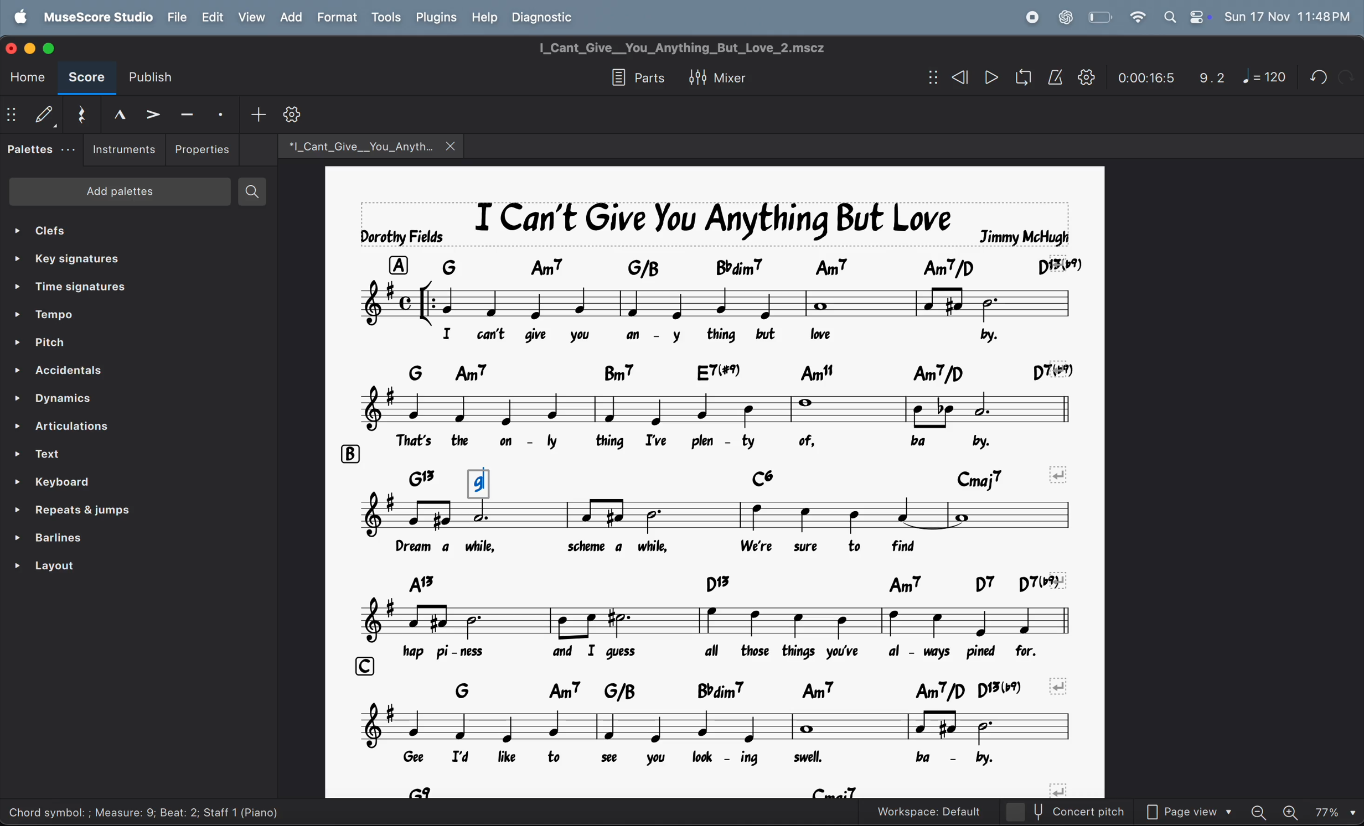 This screenshot has width=1364, height=826. What do you see at coordinates (436, 19) in the screenshot?
I see `plugins` at bounding box center [436, 19].